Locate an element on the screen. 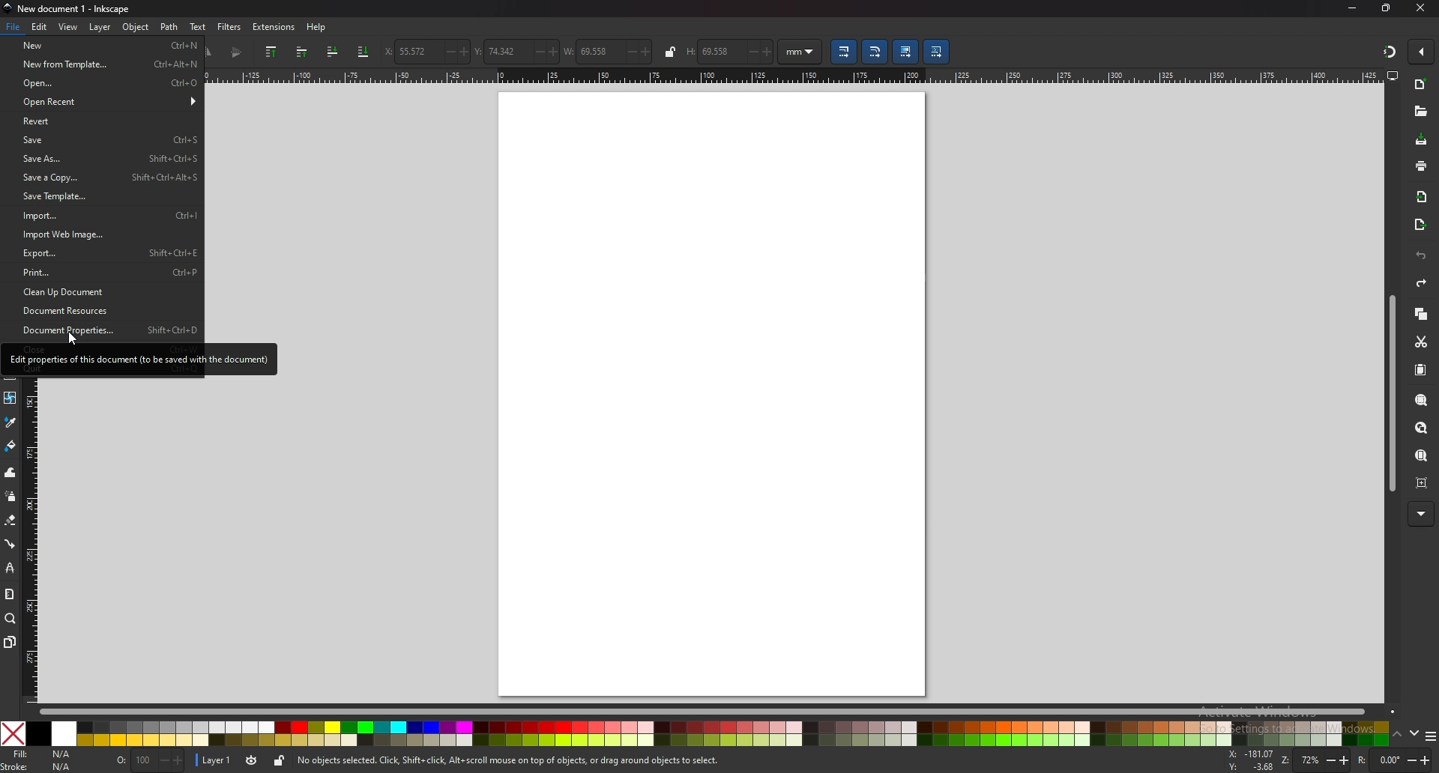 Image resolution: width=1439 pixels, height=773 pixels. open recent is located at coordinates (103, 102).